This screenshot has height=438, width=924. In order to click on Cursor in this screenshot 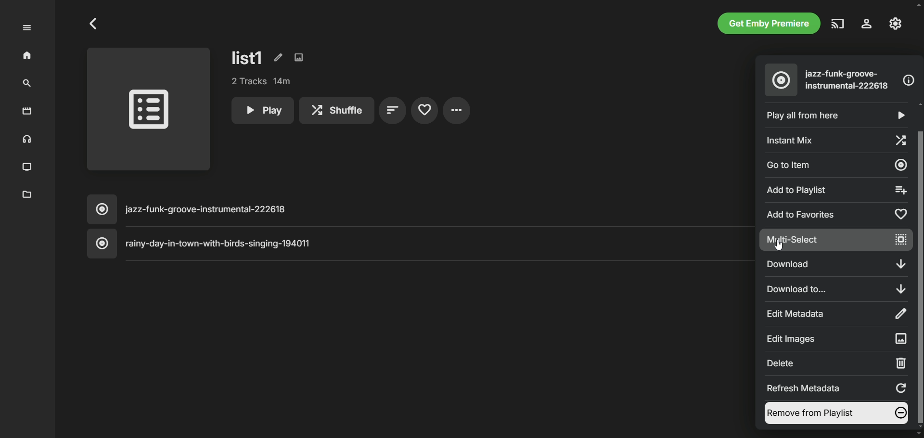, I will do `click(778, 245)`.